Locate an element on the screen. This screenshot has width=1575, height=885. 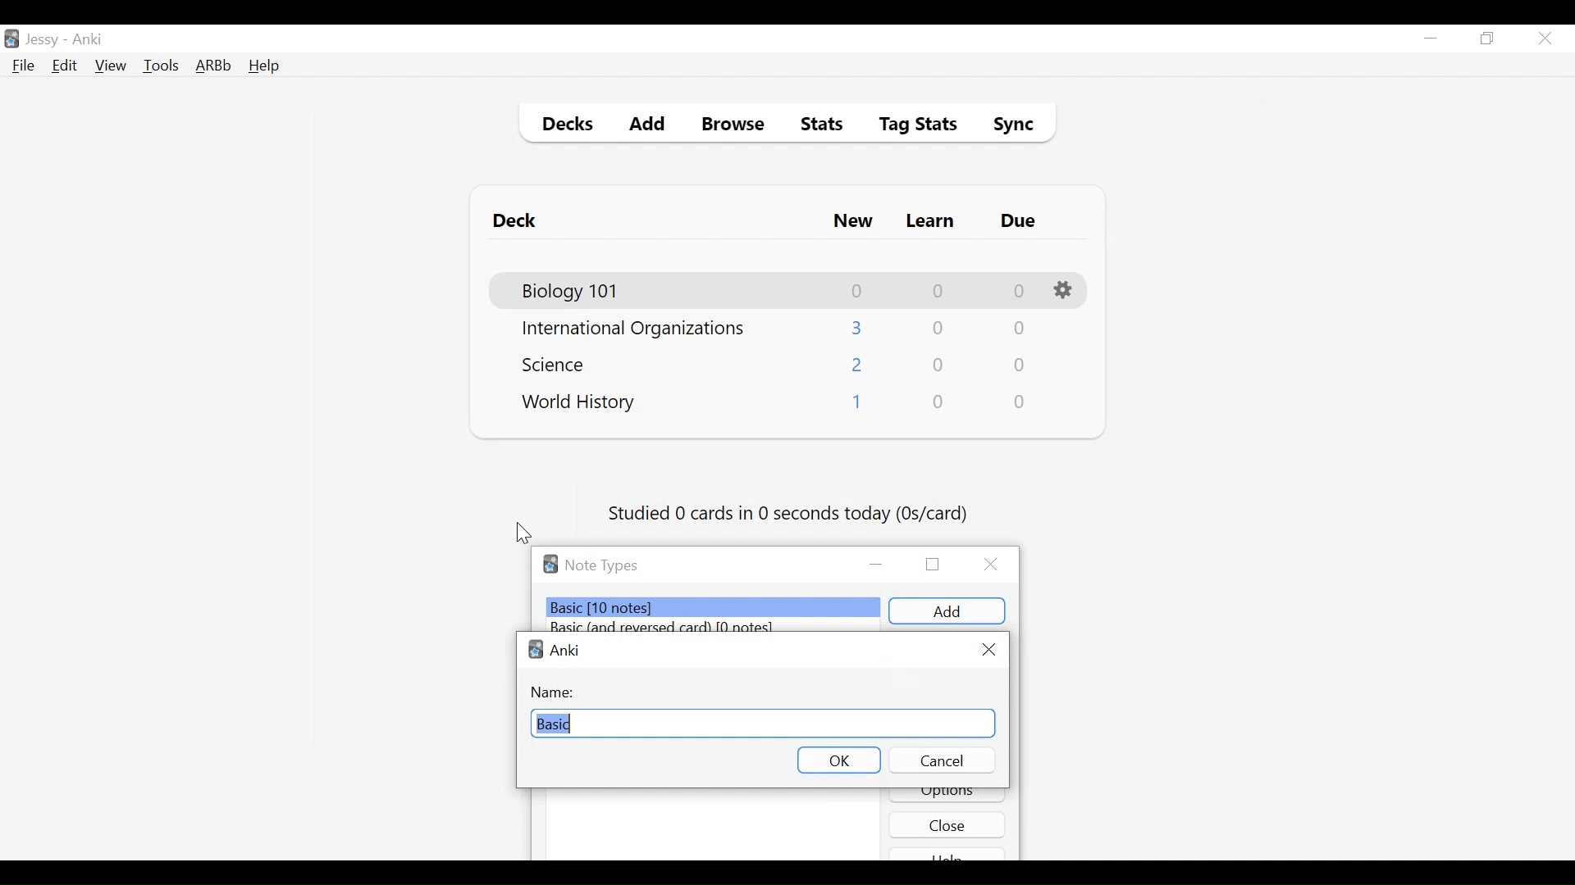
View is located at coordinates (112, 66).